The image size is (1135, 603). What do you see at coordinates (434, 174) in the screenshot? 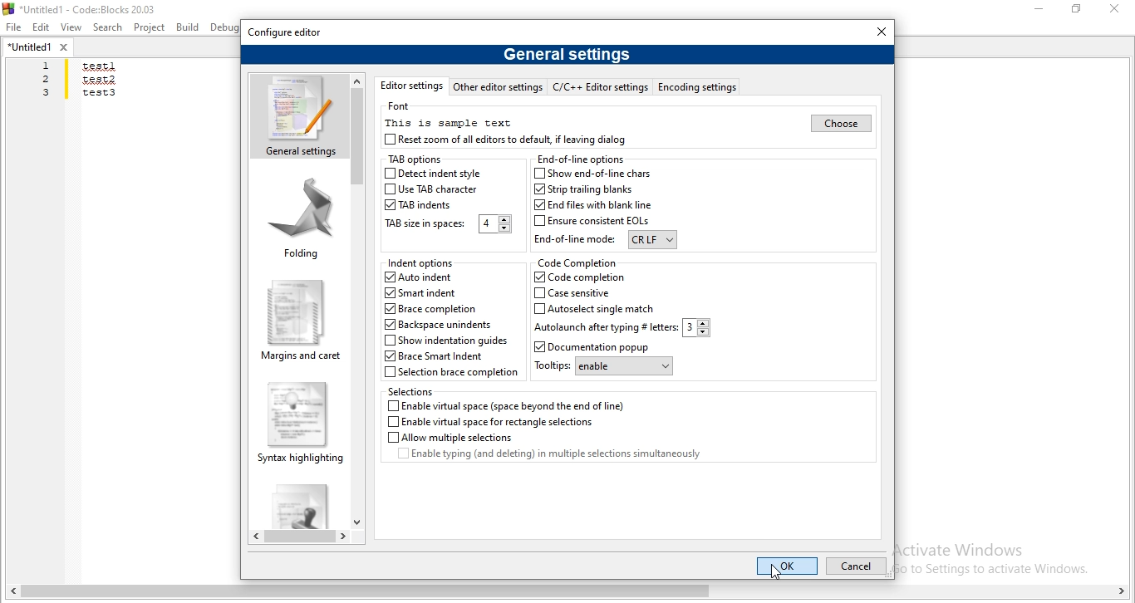
I see `Detect indent style` at bounding box center [434, 174].